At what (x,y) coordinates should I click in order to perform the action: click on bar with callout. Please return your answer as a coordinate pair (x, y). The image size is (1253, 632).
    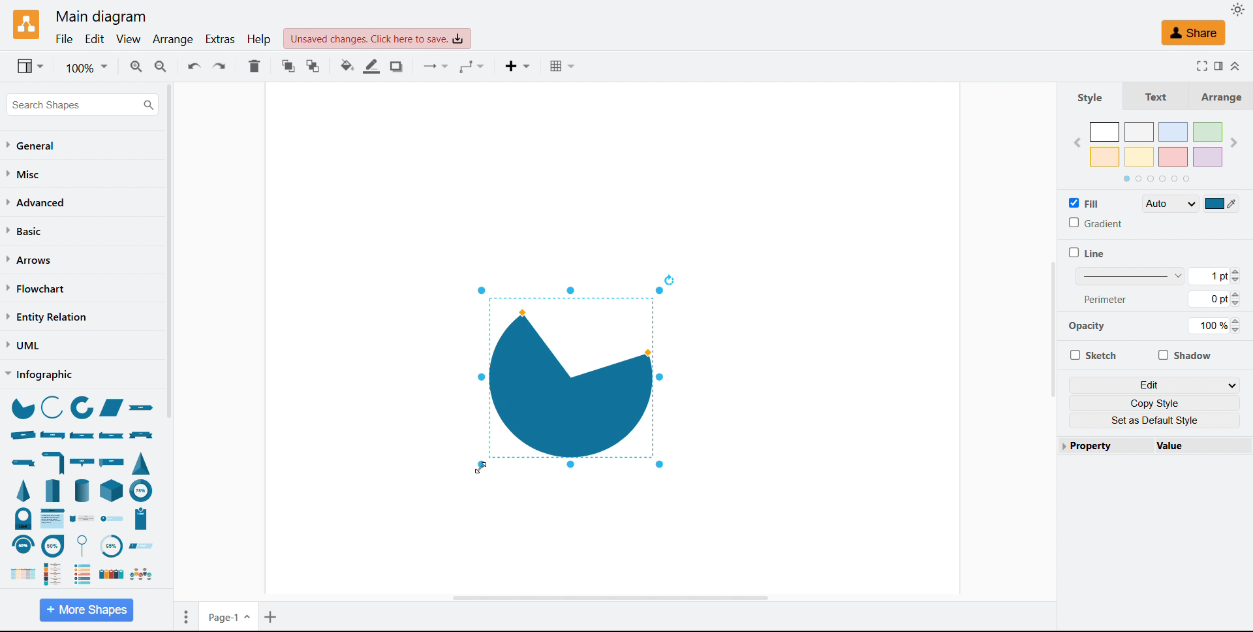
    Looking at the image, I should click on (82, 462).